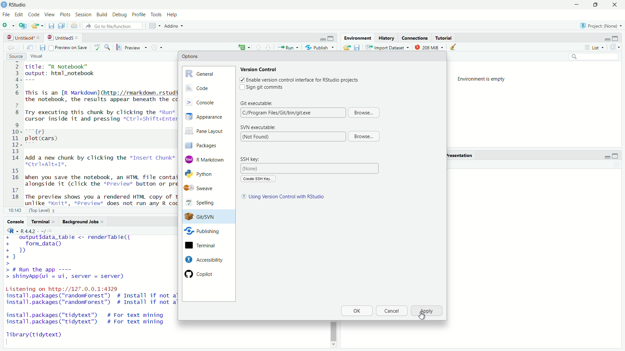 This screenshot has height=351, width=625. What do you see at coordinates (258, 47) in the screenshot?
I see `down` at bounding box center [258, 47].